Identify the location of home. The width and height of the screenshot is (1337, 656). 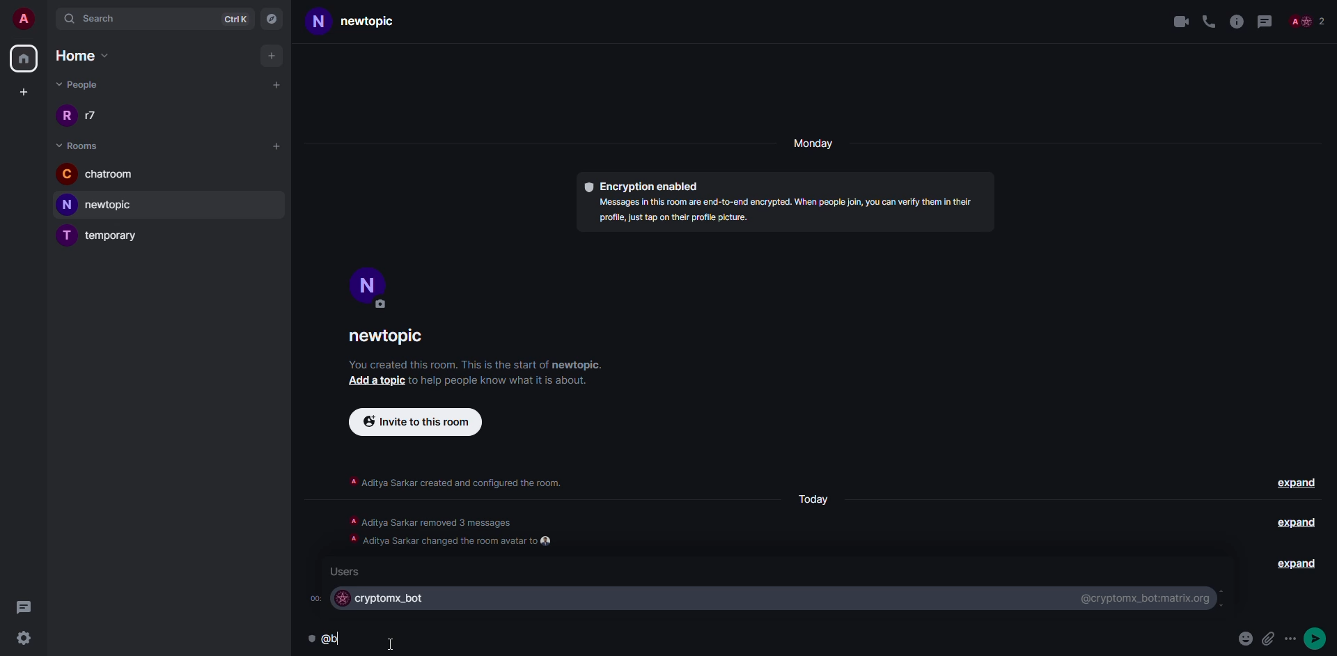
(23, 59).